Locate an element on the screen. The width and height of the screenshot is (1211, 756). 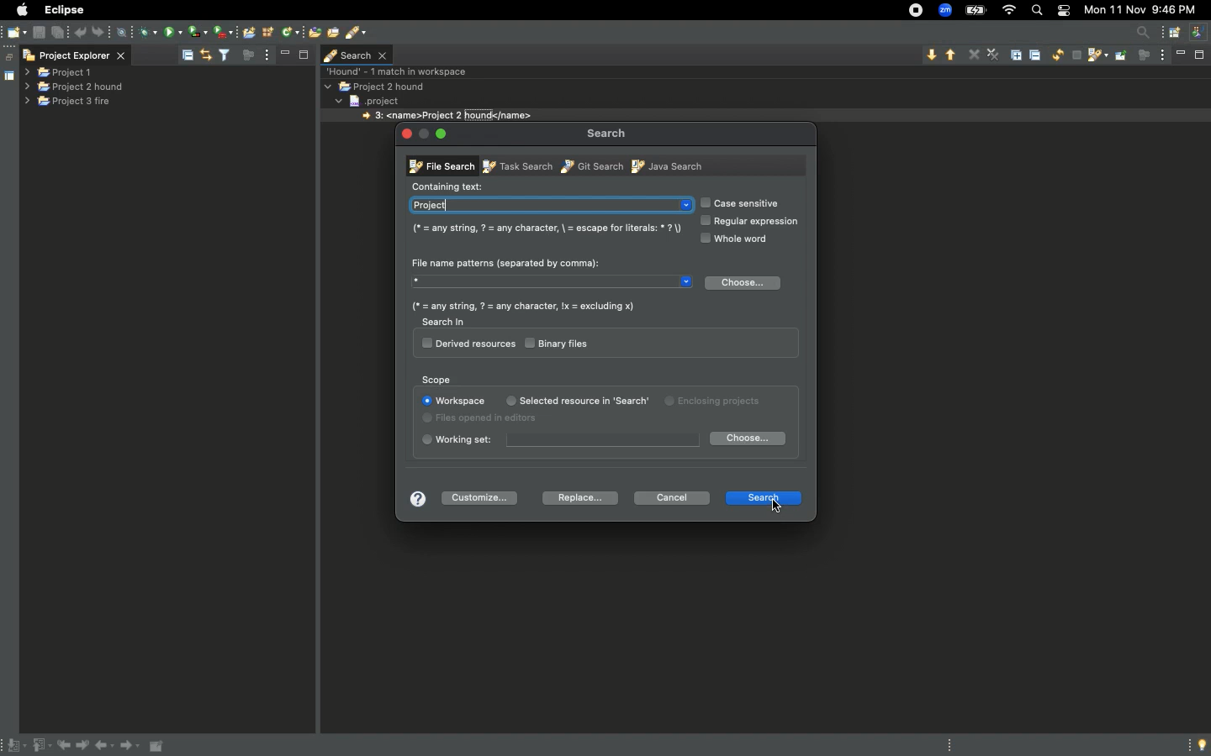
Files opened in editors is located at coordinates (488, 419).